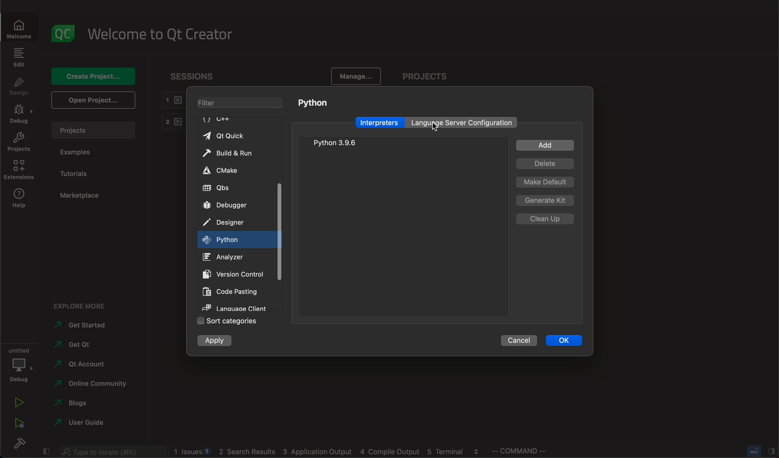 This screenshot has height=458, width=779. What do you see at coordinates (545, 164) in the screenshot?
I see `delete` at bounding box center [545, 164].